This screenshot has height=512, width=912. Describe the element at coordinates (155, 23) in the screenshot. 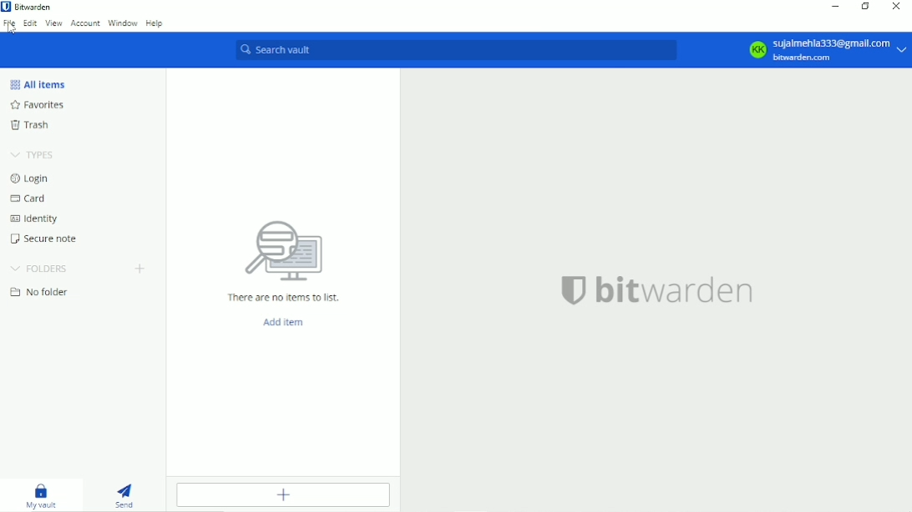

I see `Help` at that location.